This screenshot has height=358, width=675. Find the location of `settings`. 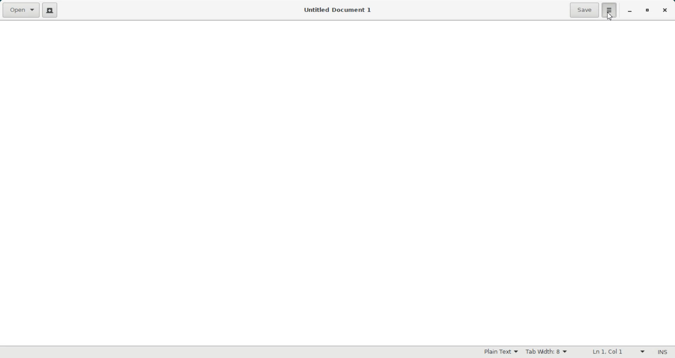

settings is located at coordinates (609, 11).